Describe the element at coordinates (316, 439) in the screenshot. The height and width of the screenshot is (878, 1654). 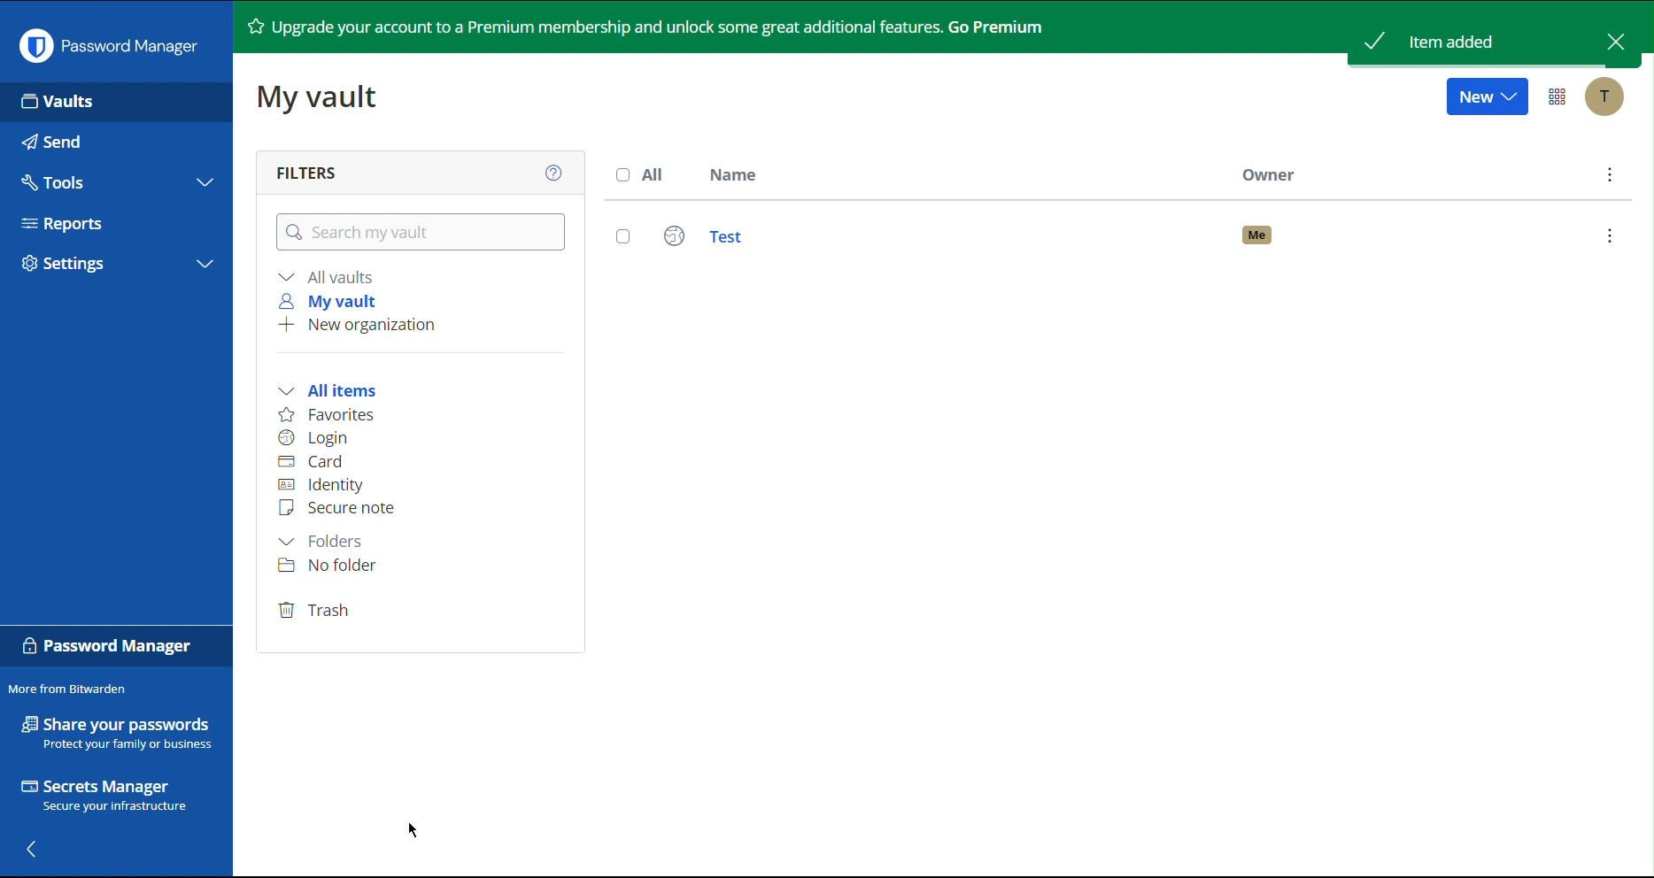
I see `Login` at that location.